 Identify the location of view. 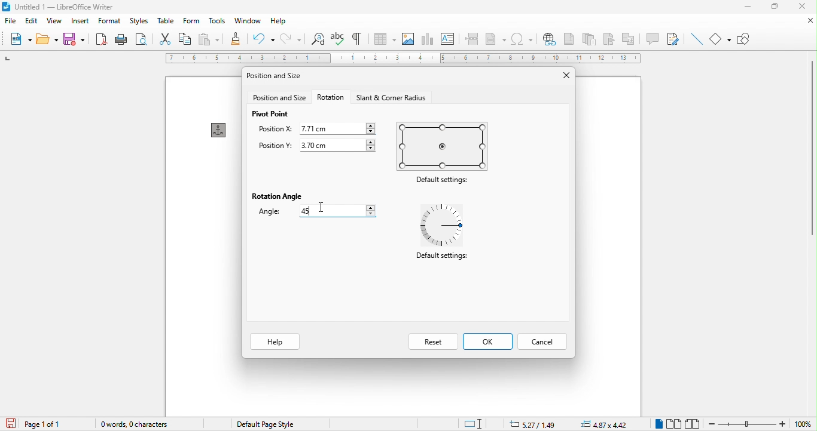
(56, 22).